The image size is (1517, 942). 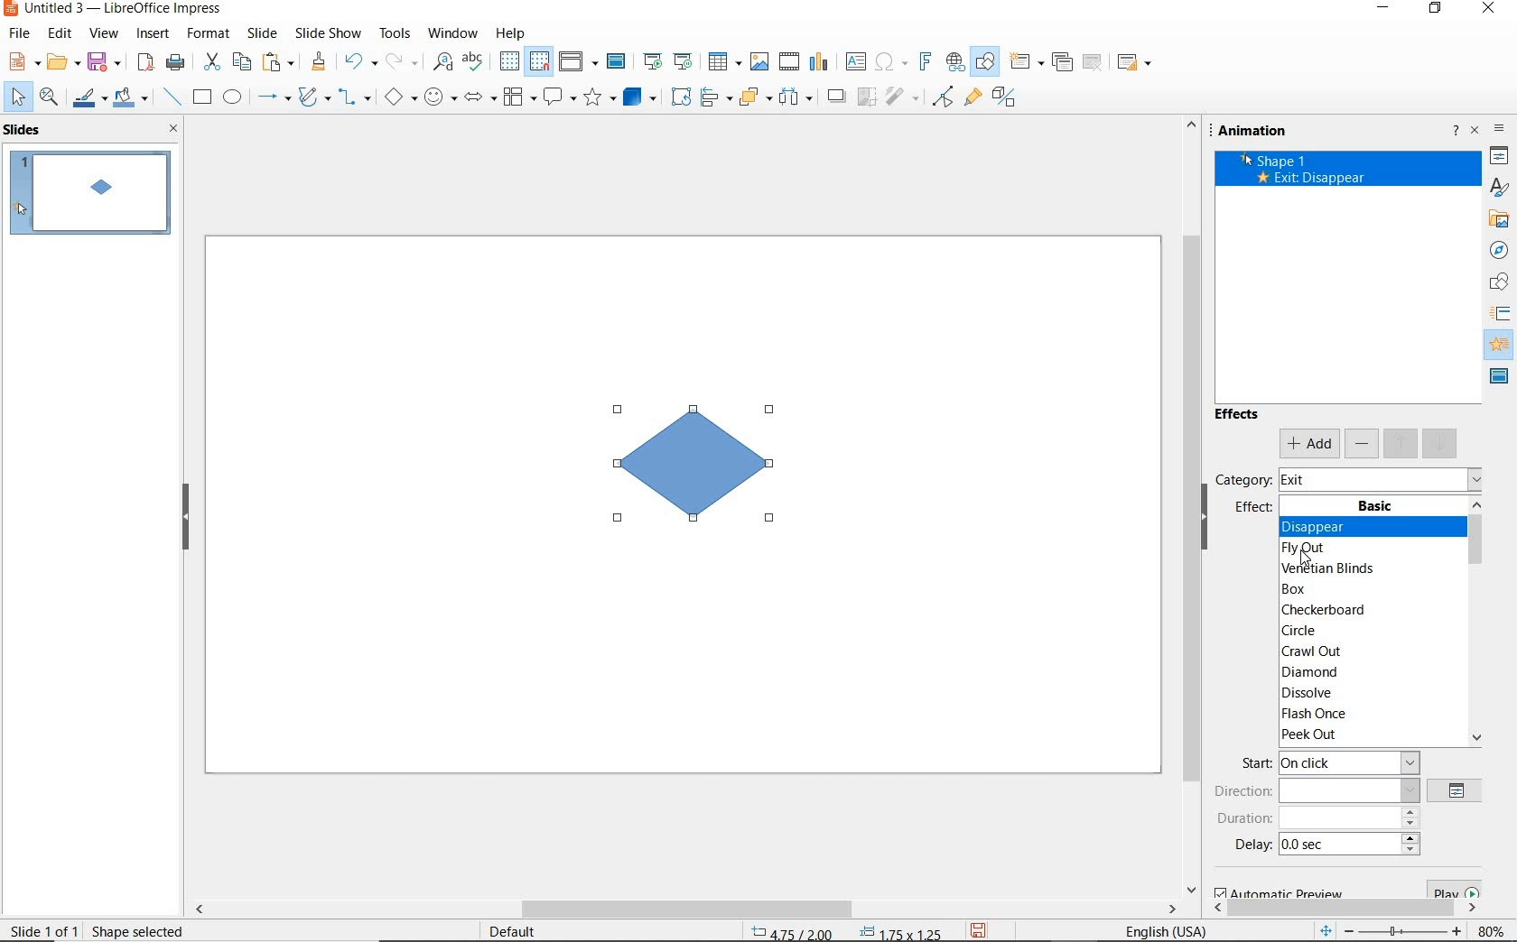 I want to click on hide, so click(x=1205, y=518).